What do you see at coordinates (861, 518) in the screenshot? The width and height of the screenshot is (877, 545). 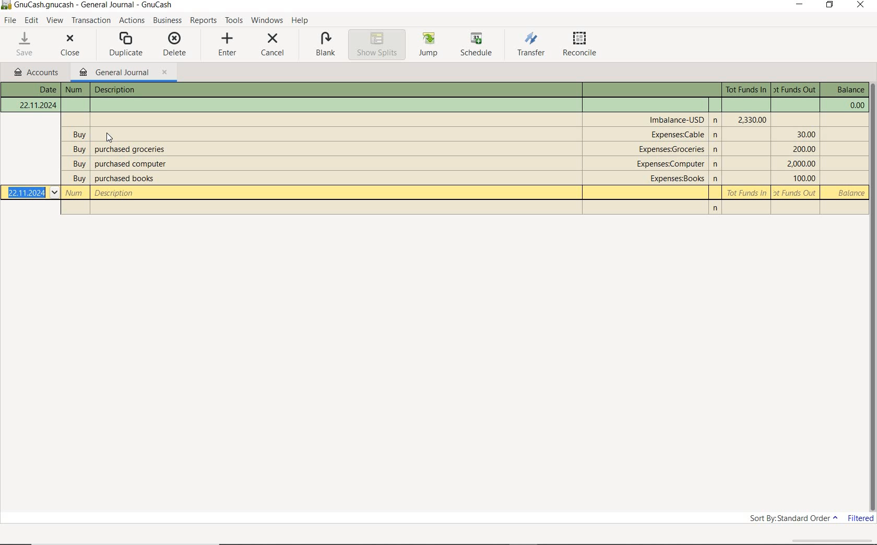 I see `filtered` at bounding box center [861, 518].